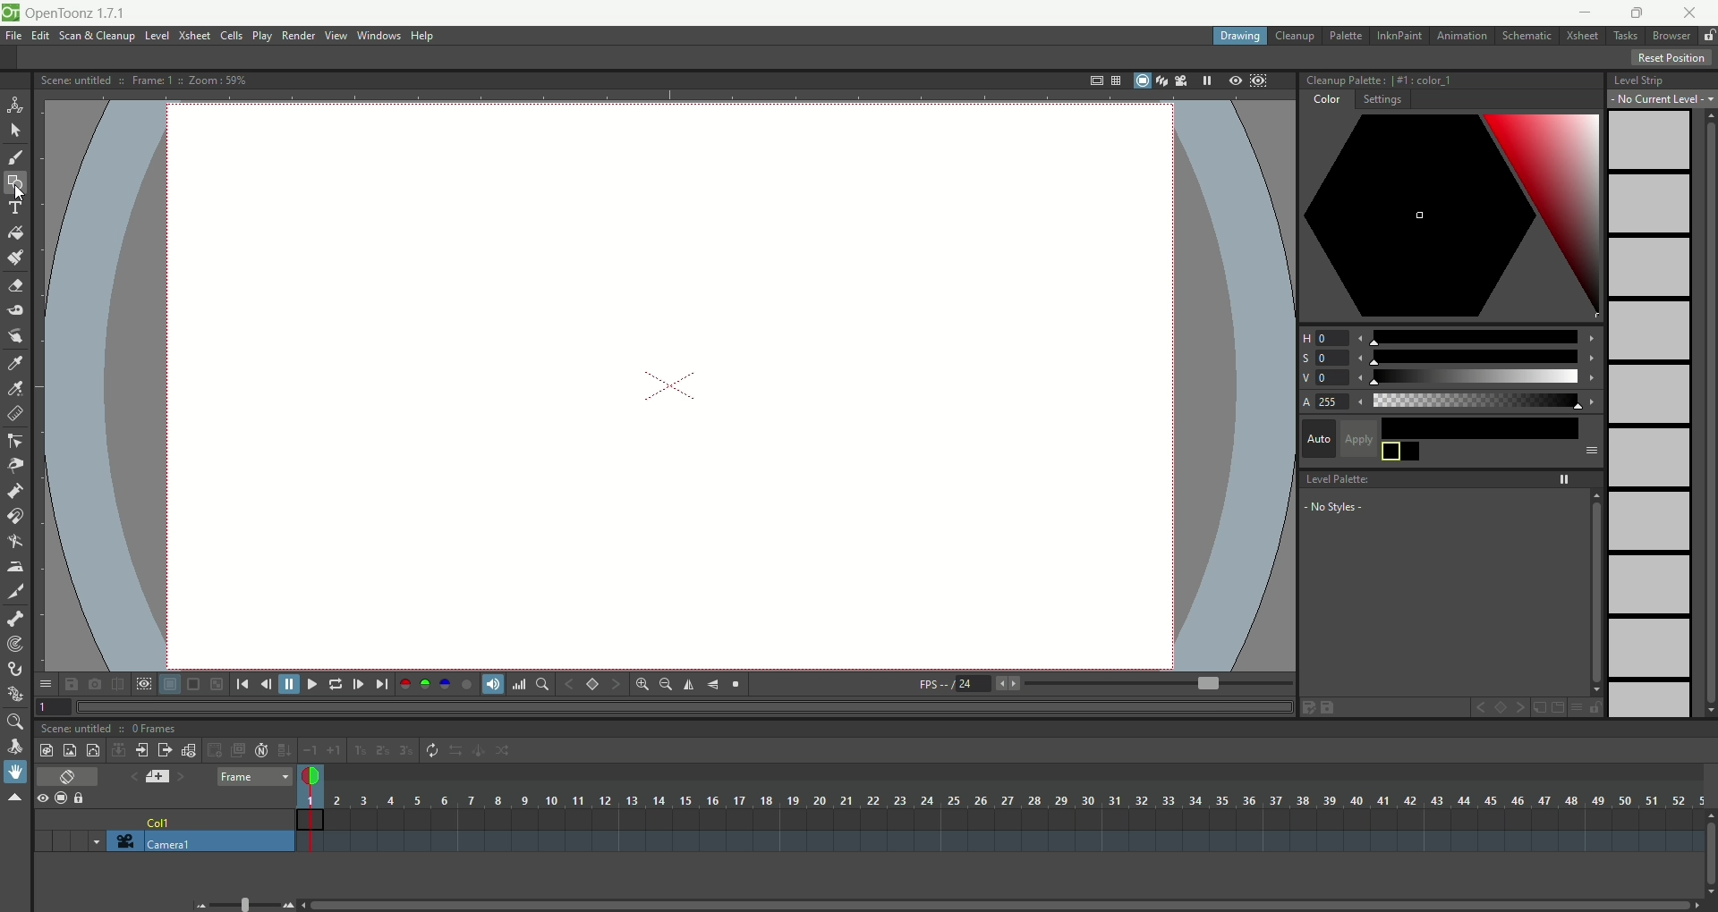  Describe the element at coordinates (381, 36) in the screenshot. I see `windows` at that location.